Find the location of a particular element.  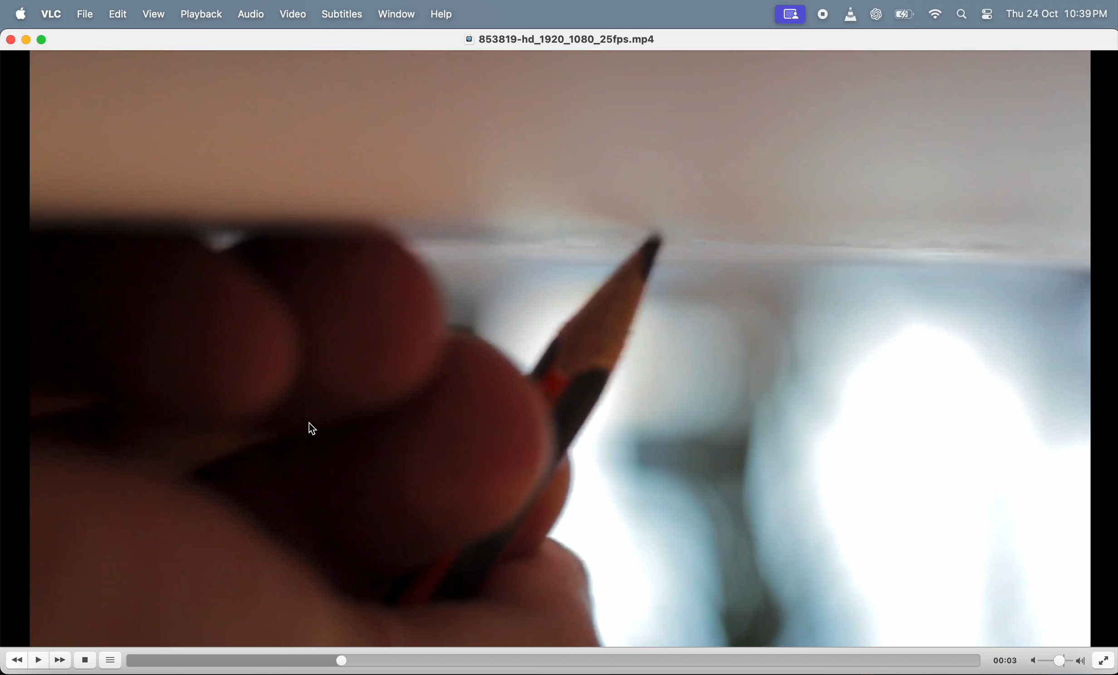

Apple menu is located at coordinates (21, 14).